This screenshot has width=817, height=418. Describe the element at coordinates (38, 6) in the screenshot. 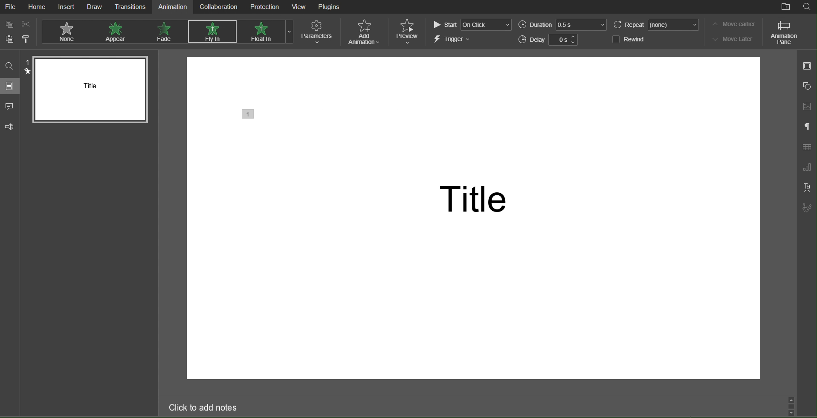

I see `Home` at that location.